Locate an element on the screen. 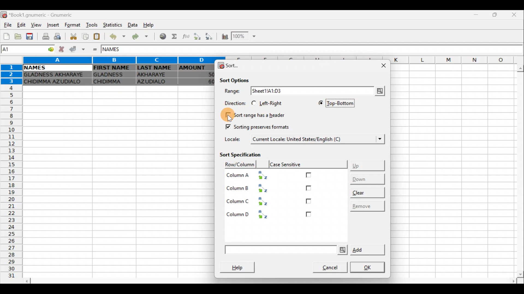  Cancel is located at coordinates (327, 266).